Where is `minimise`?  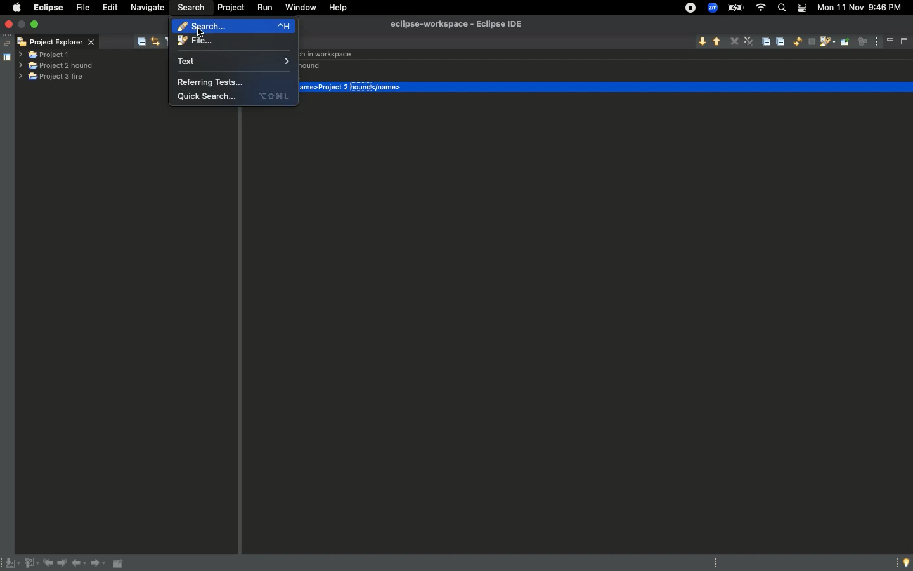 minimise is located at coordinates (23, 25).